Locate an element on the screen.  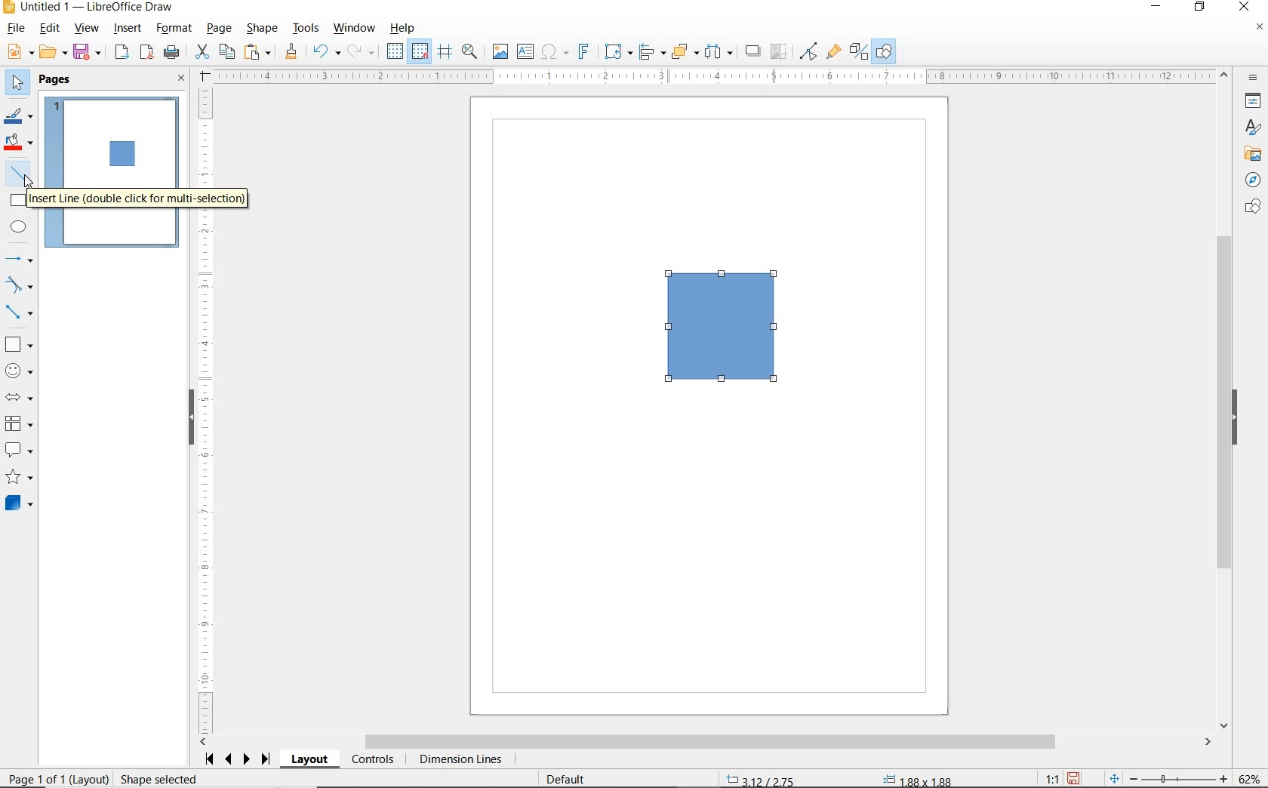
VIEW is located at coordinates (86, 28).